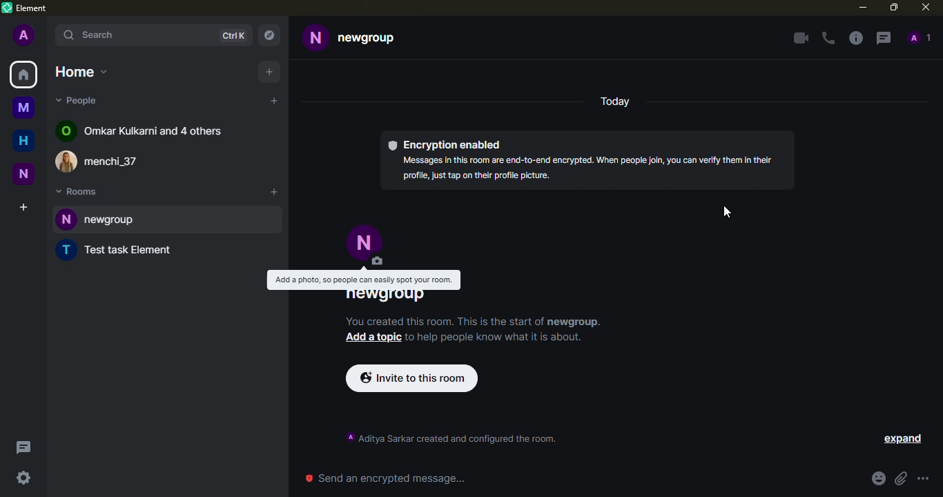  Describe the element at coordinates (920, 37) in the screenshot. I see `People` at that location.